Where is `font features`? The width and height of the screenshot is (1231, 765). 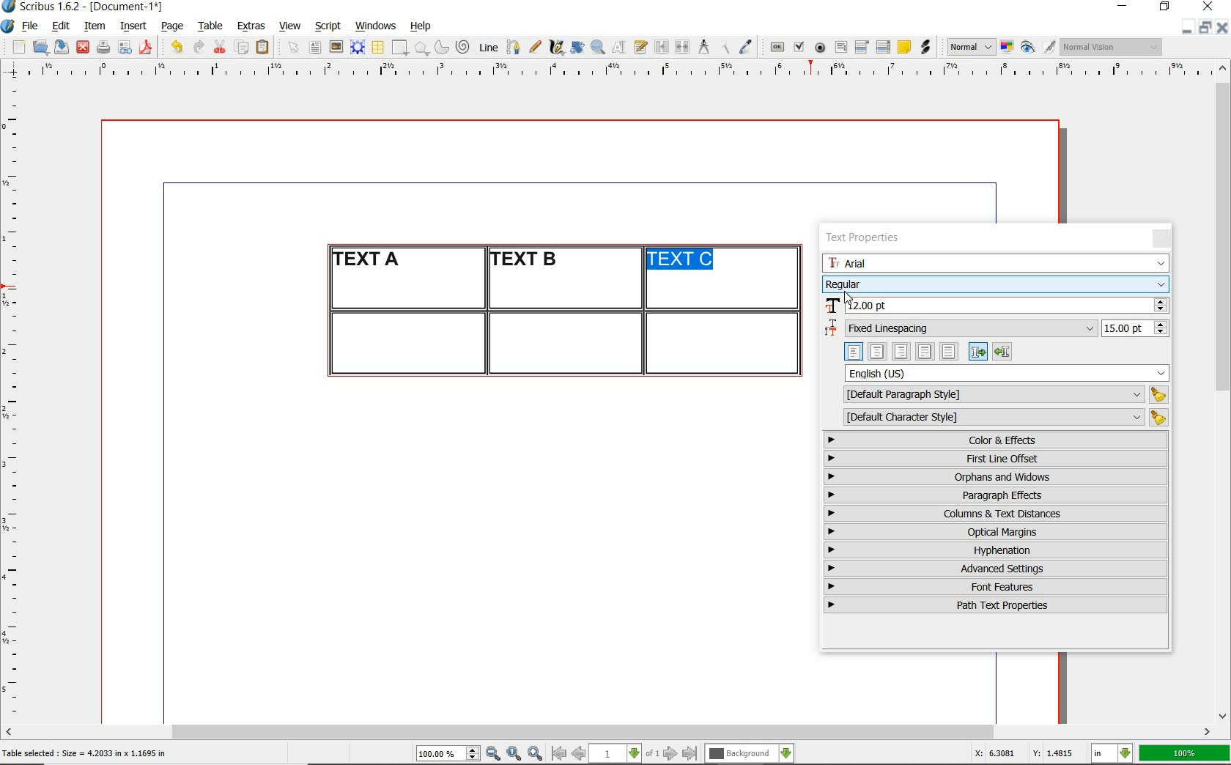
font features is located at coordinates (996, 586).